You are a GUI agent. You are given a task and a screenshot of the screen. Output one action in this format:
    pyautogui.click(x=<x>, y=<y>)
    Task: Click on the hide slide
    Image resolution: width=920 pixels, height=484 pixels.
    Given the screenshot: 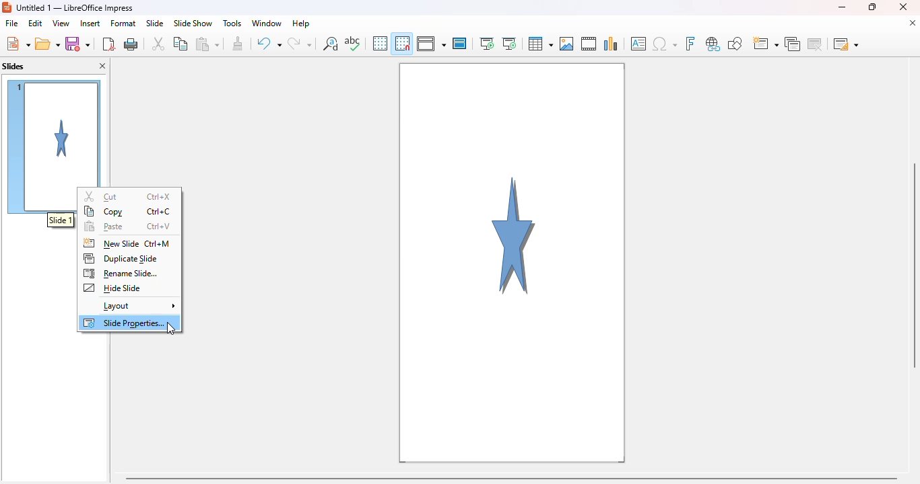 What is the action you would take?
    pyautogui.click(x=112, y=288)
    